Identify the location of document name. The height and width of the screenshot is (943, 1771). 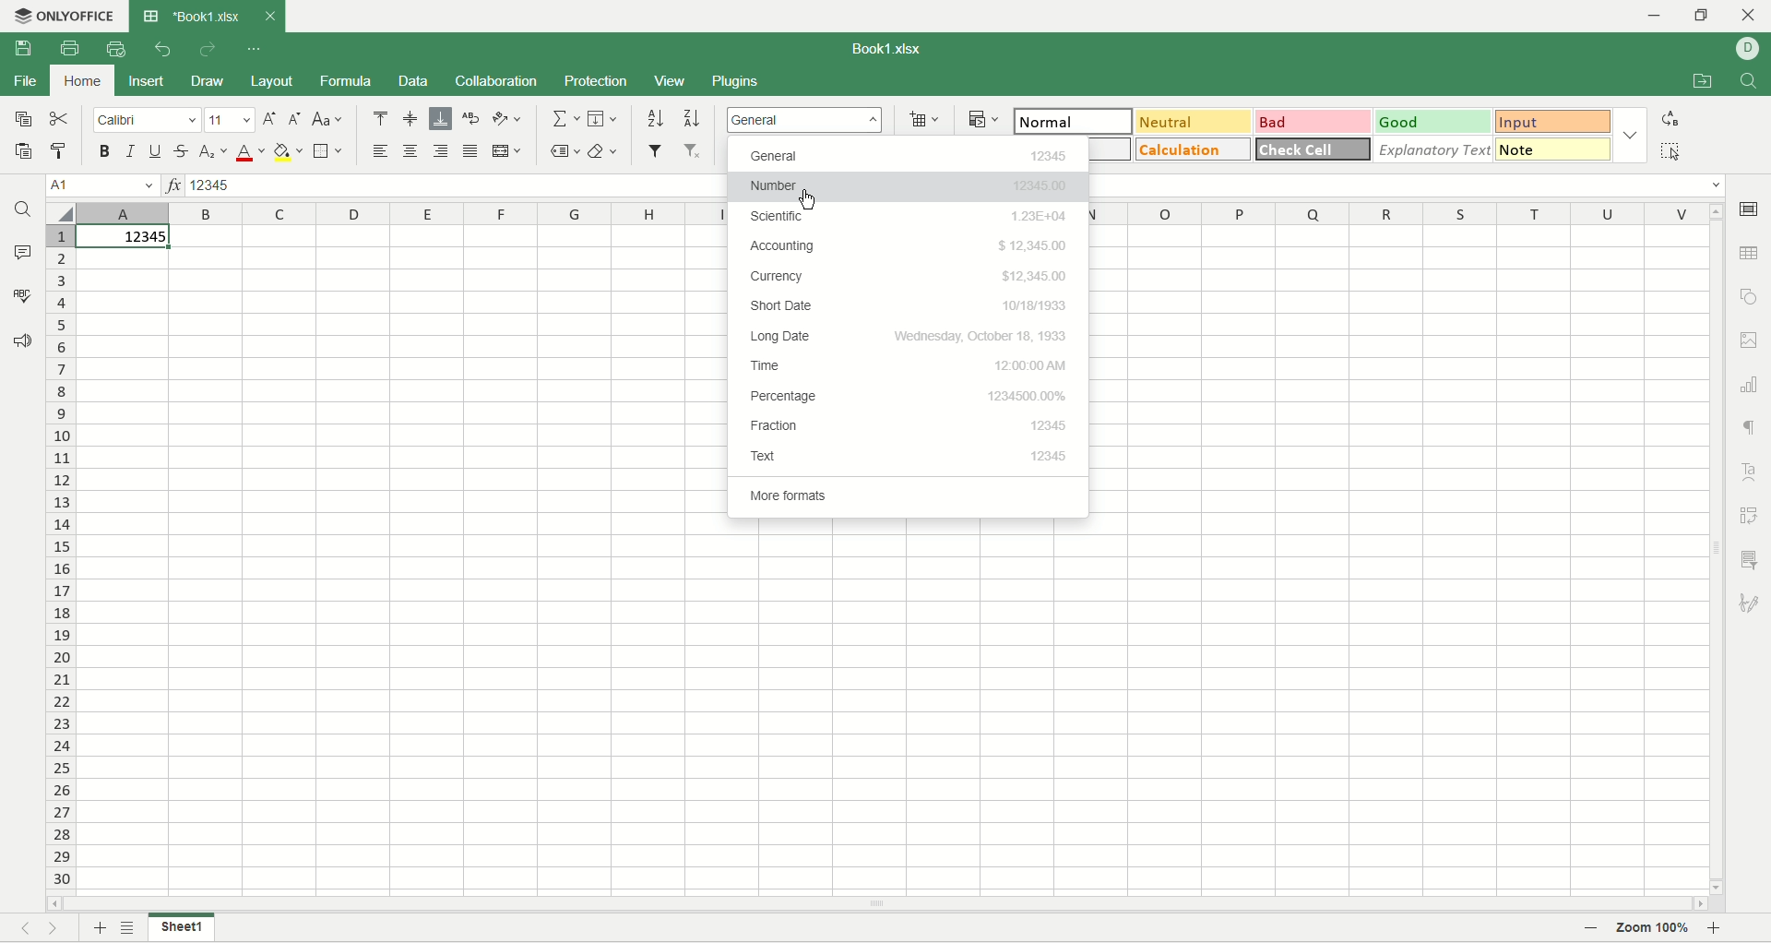
(889, 49).